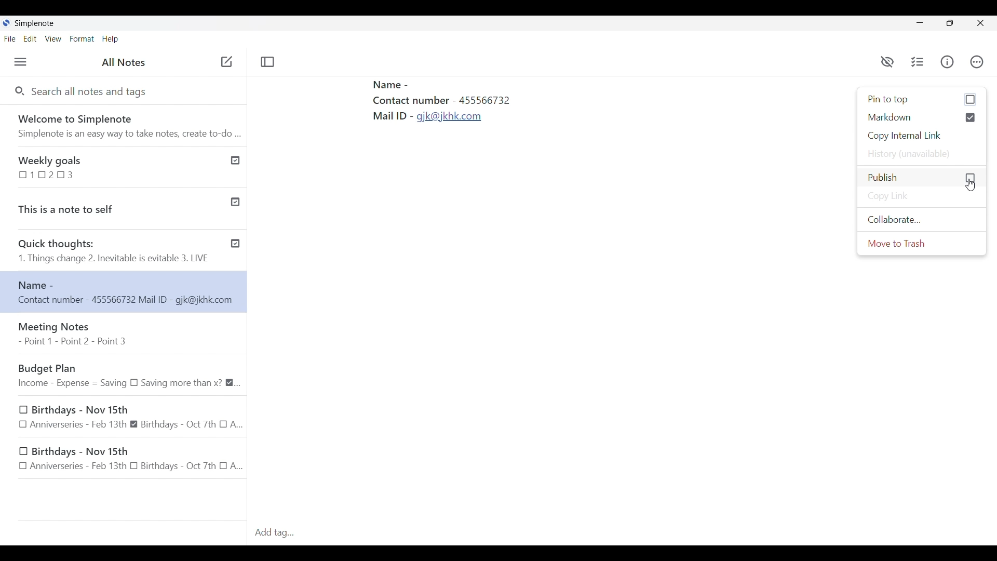  Describe the element at coordinates (468, 114) in the screenshot. I see `Text pasted in new formatting` at that location.